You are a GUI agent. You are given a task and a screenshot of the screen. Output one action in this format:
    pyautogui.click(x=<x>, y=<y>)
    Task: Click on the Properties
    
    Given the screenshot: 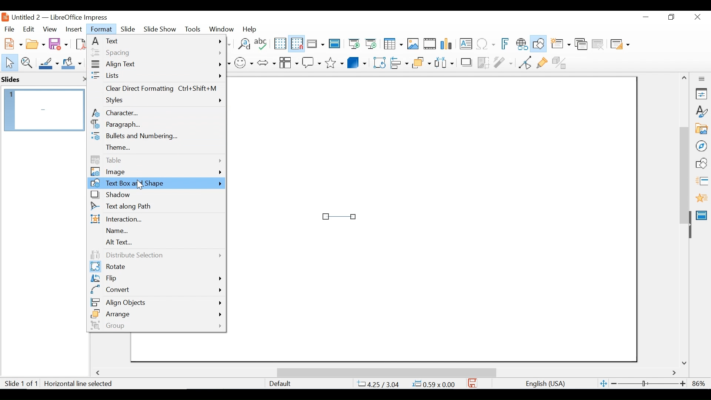 What is the action you would take?
    pyautogui.click(x=701, y=94)
    